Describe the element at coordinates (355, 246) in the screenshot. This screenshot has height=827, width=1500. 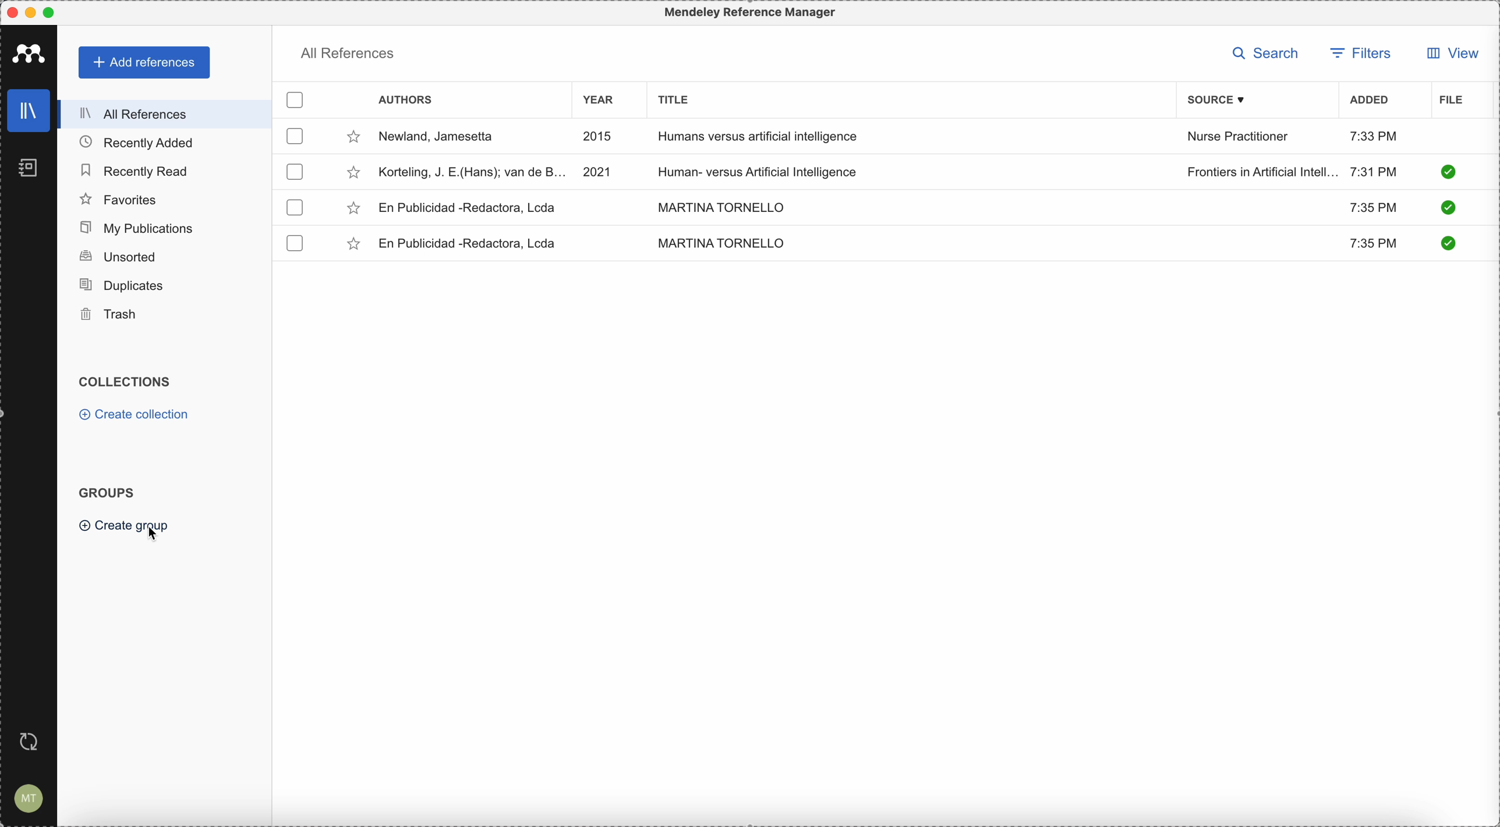
I see `favorite` at that location.